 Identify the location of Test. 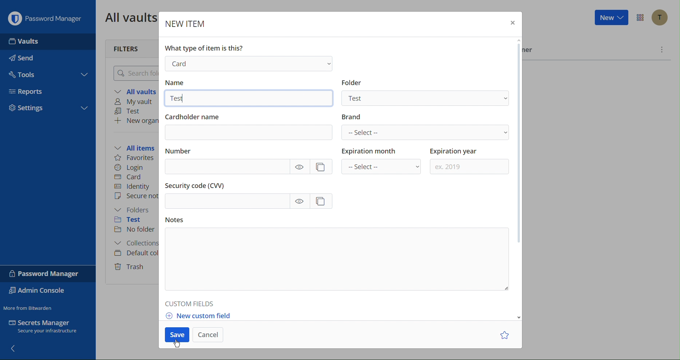
(130, 111).